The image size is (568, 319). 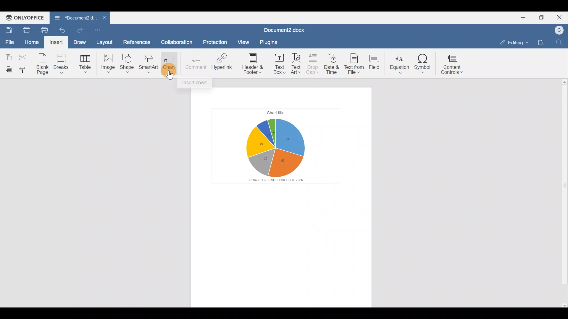 What do you see at coordinates (355, 64) in the screenshot?
I see `Text from file` at bounding box center [355, 64].